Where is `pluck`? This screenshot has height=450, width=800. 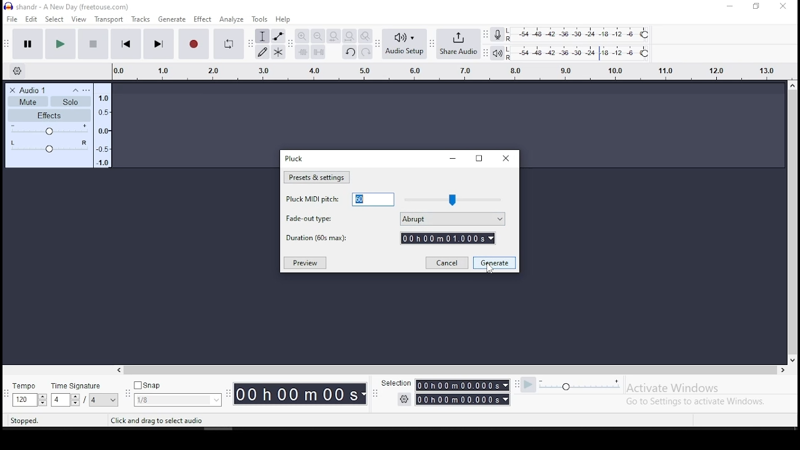 pluck is located at coordinates (295, 158).